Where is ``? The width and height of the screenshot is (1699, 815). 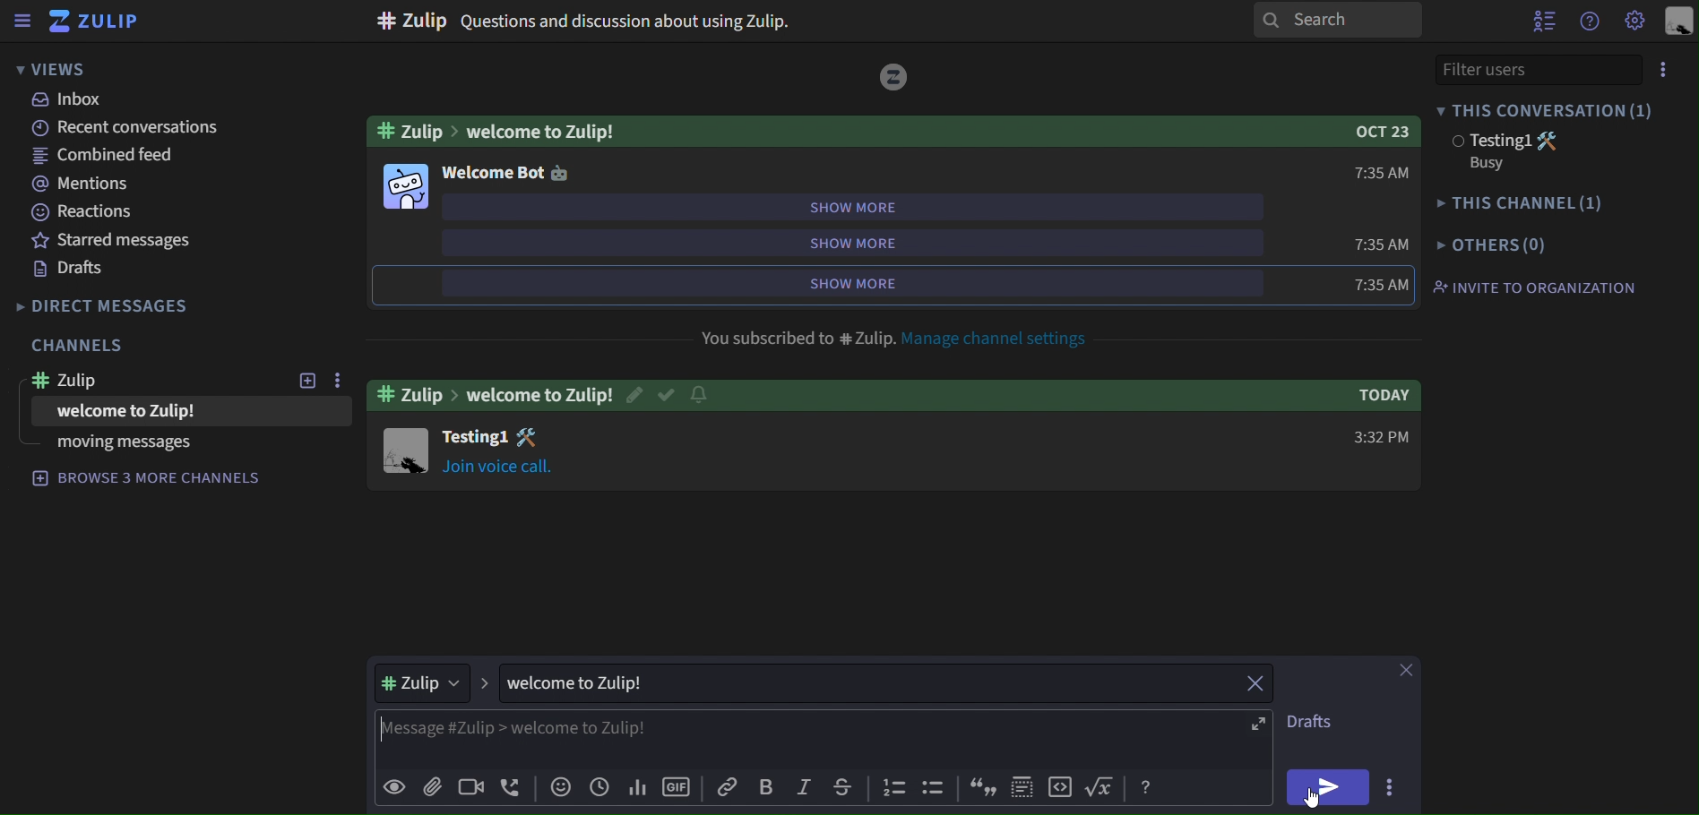  is located at coordinates (1101, 786).